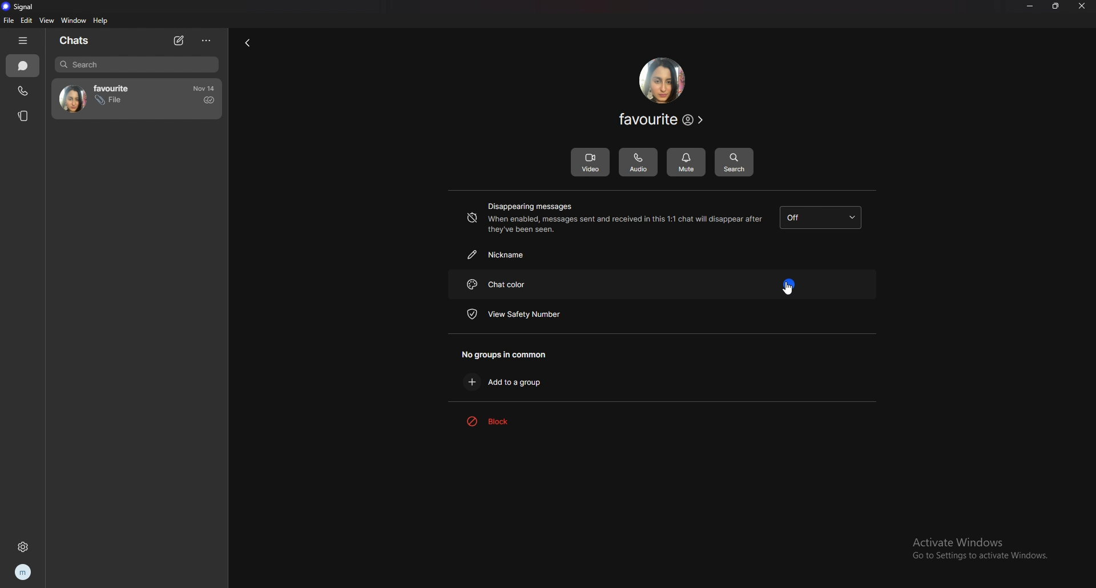 The width and height of the screenshot is (1096, 588). I want to click on resize, so click(1057, 6).